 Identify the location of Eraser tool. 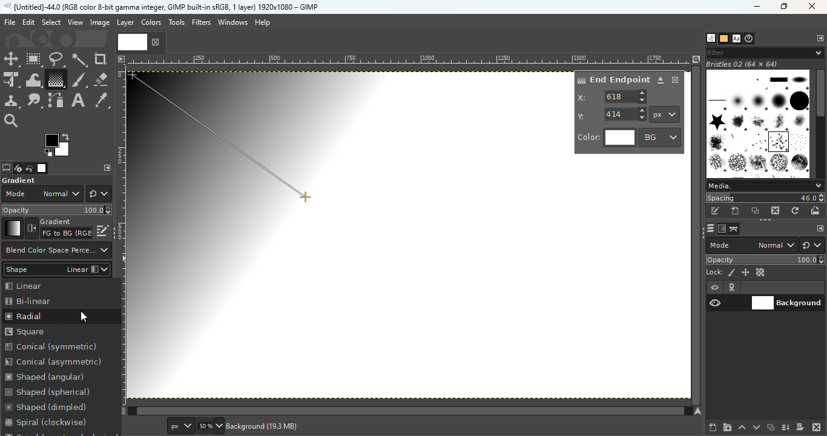
(100, 77).